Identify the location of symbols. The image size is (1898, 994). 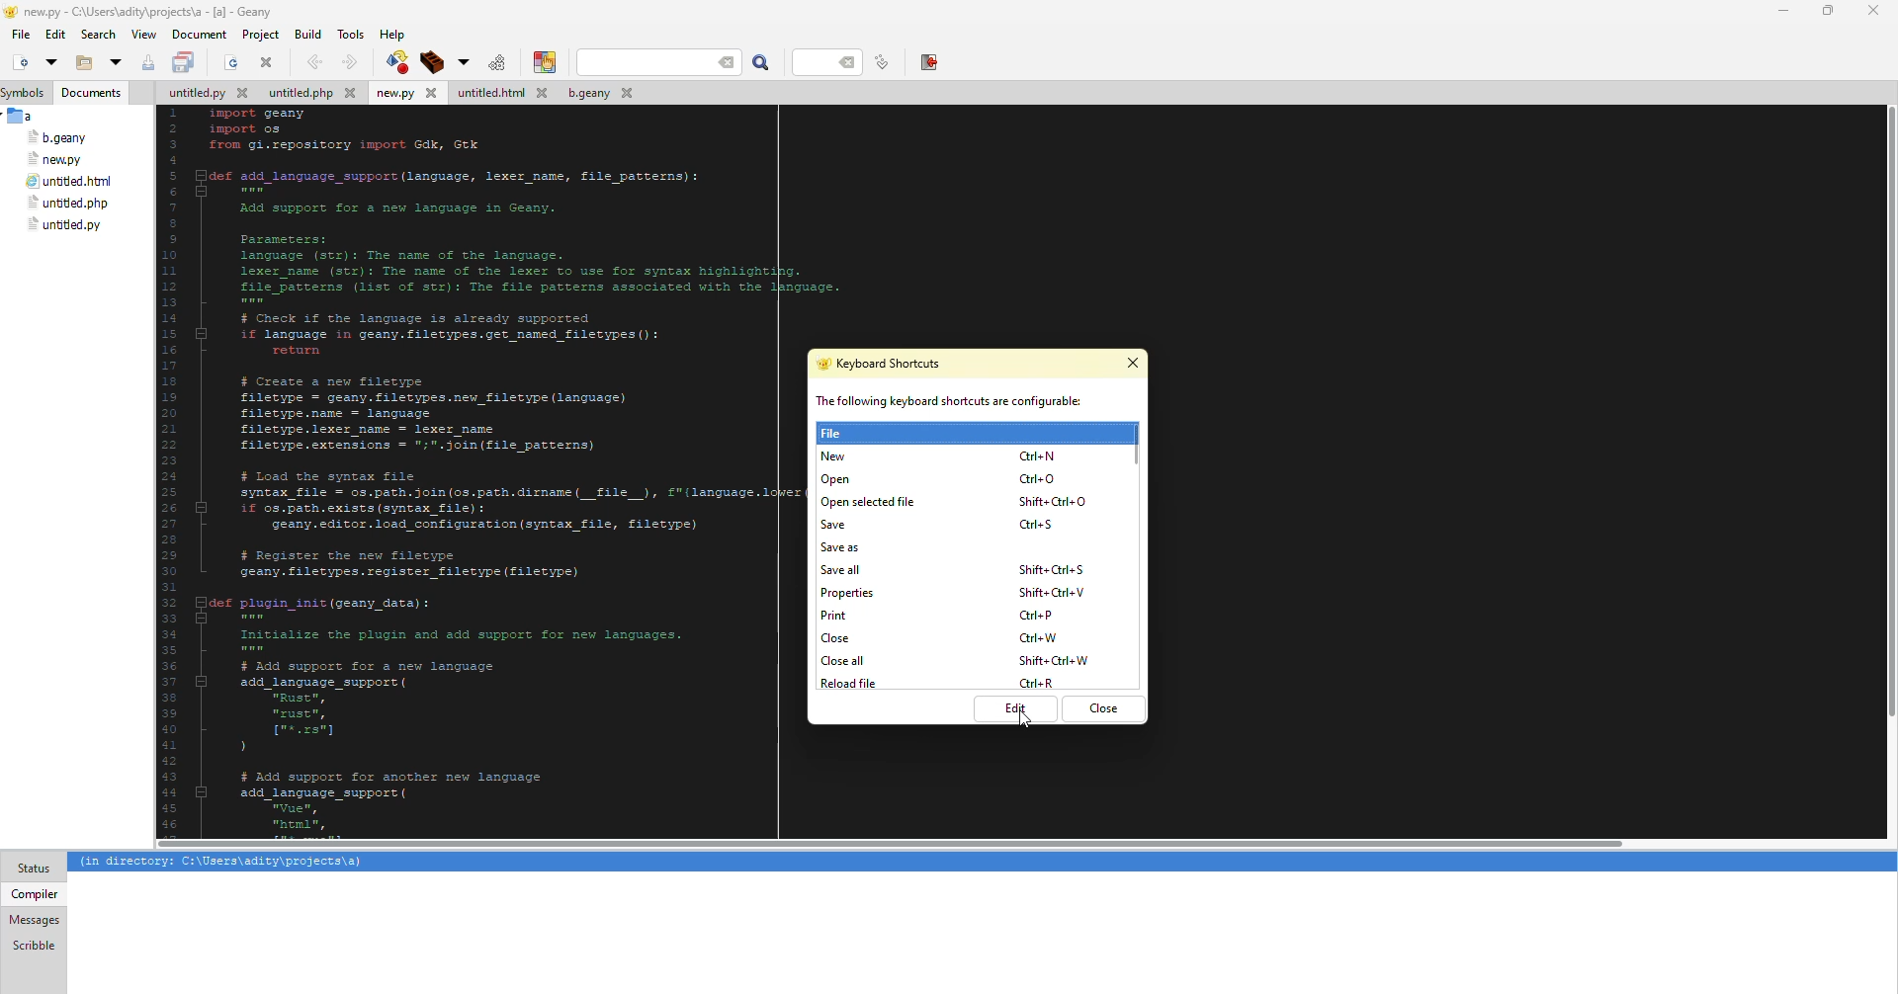
(28, 93).